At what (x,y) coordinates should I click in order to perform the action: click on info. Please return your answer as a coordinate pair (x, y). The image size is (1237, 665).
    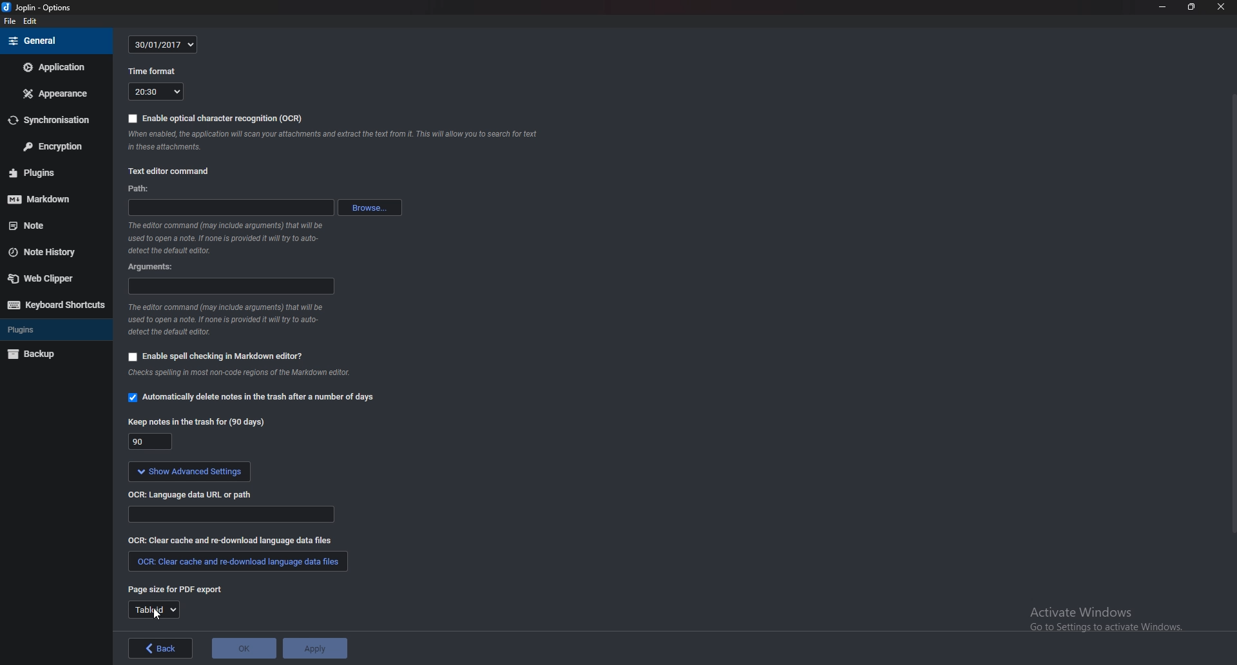
    Looking at the image, I should click on (244, 372).